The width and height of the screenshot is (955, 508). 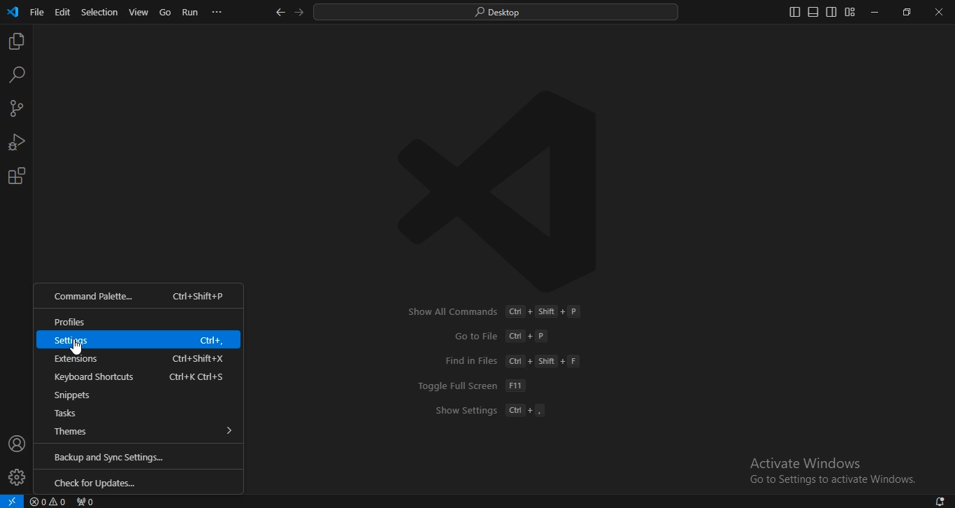 What do you see at coordinates (281, 13) in the screenshot?
I see `go back` at bounding box center [281, 13].